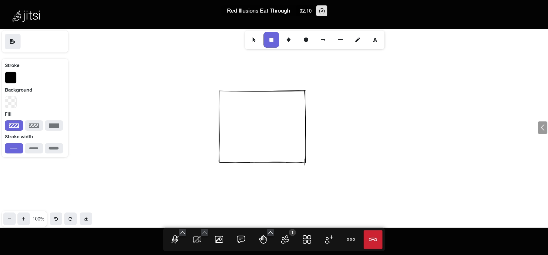  Describe the element at coordinates (356, 39) in the screenshot. I see `draw` at that location.